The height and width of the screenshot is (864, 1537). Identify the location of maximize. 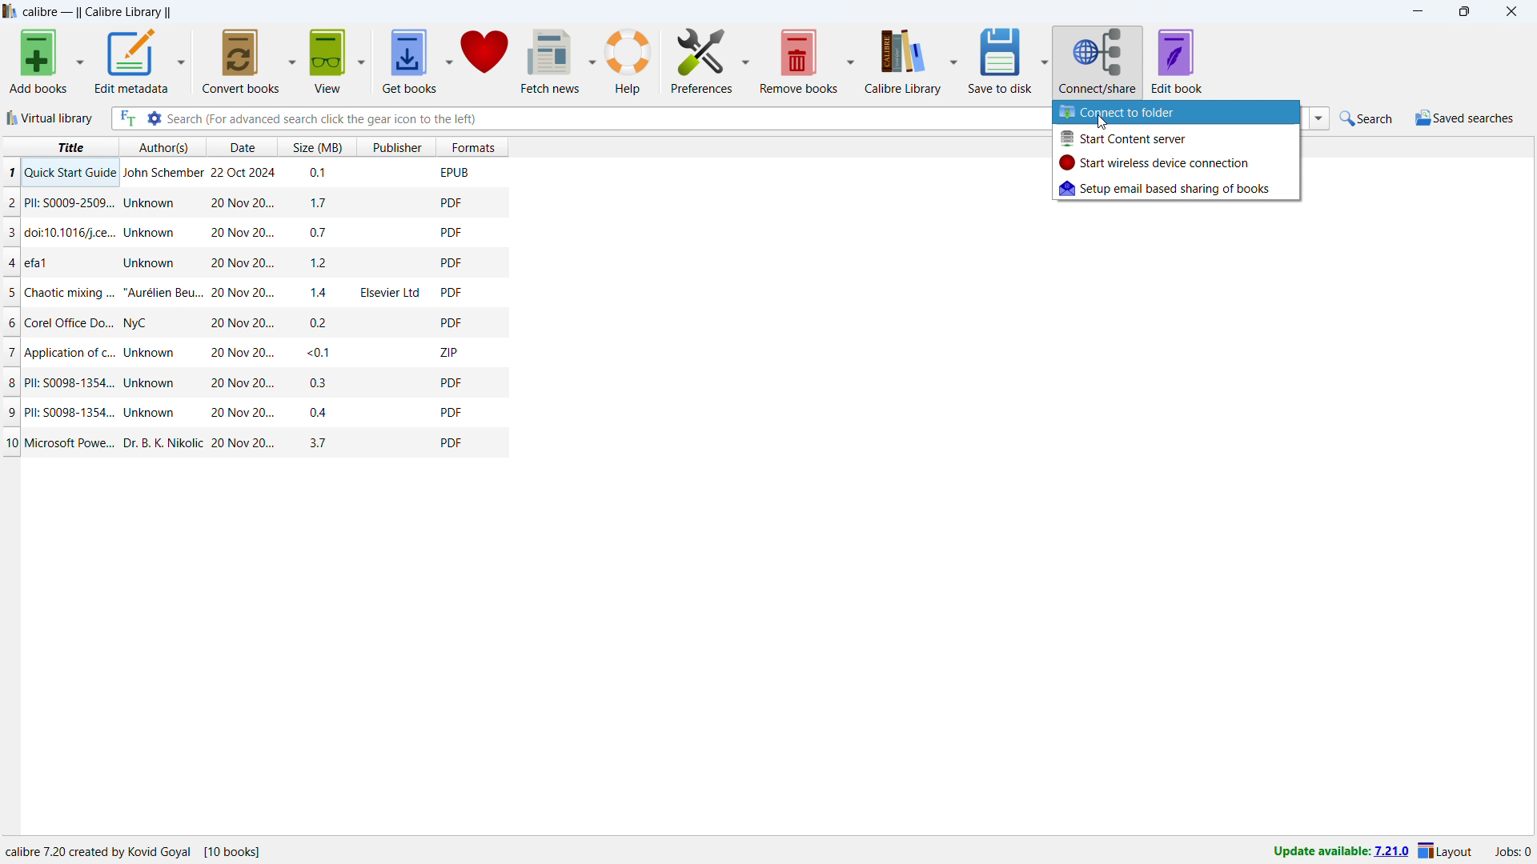
(1463, 12).